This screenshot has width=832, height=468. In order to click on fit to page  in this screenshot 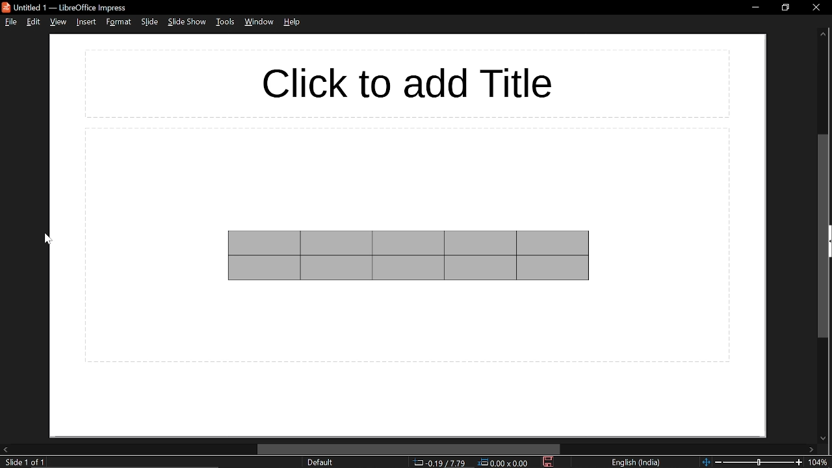, I will do `click(706, 461)`.